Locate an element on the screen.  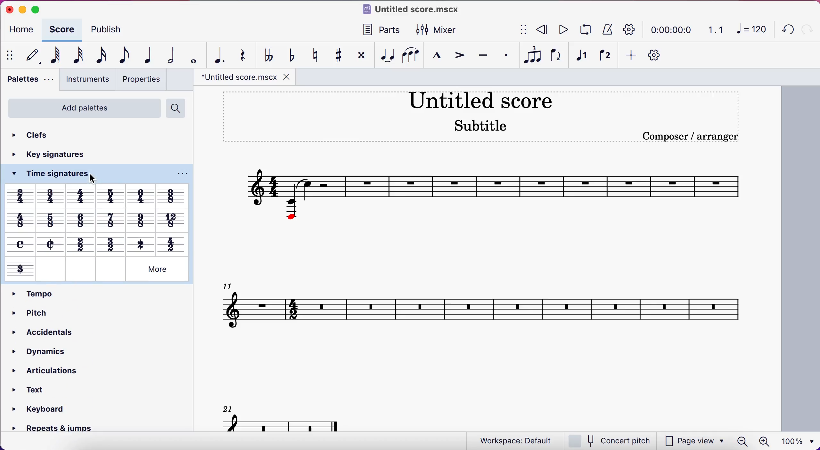
cursor is located at coordinates (95, 177).